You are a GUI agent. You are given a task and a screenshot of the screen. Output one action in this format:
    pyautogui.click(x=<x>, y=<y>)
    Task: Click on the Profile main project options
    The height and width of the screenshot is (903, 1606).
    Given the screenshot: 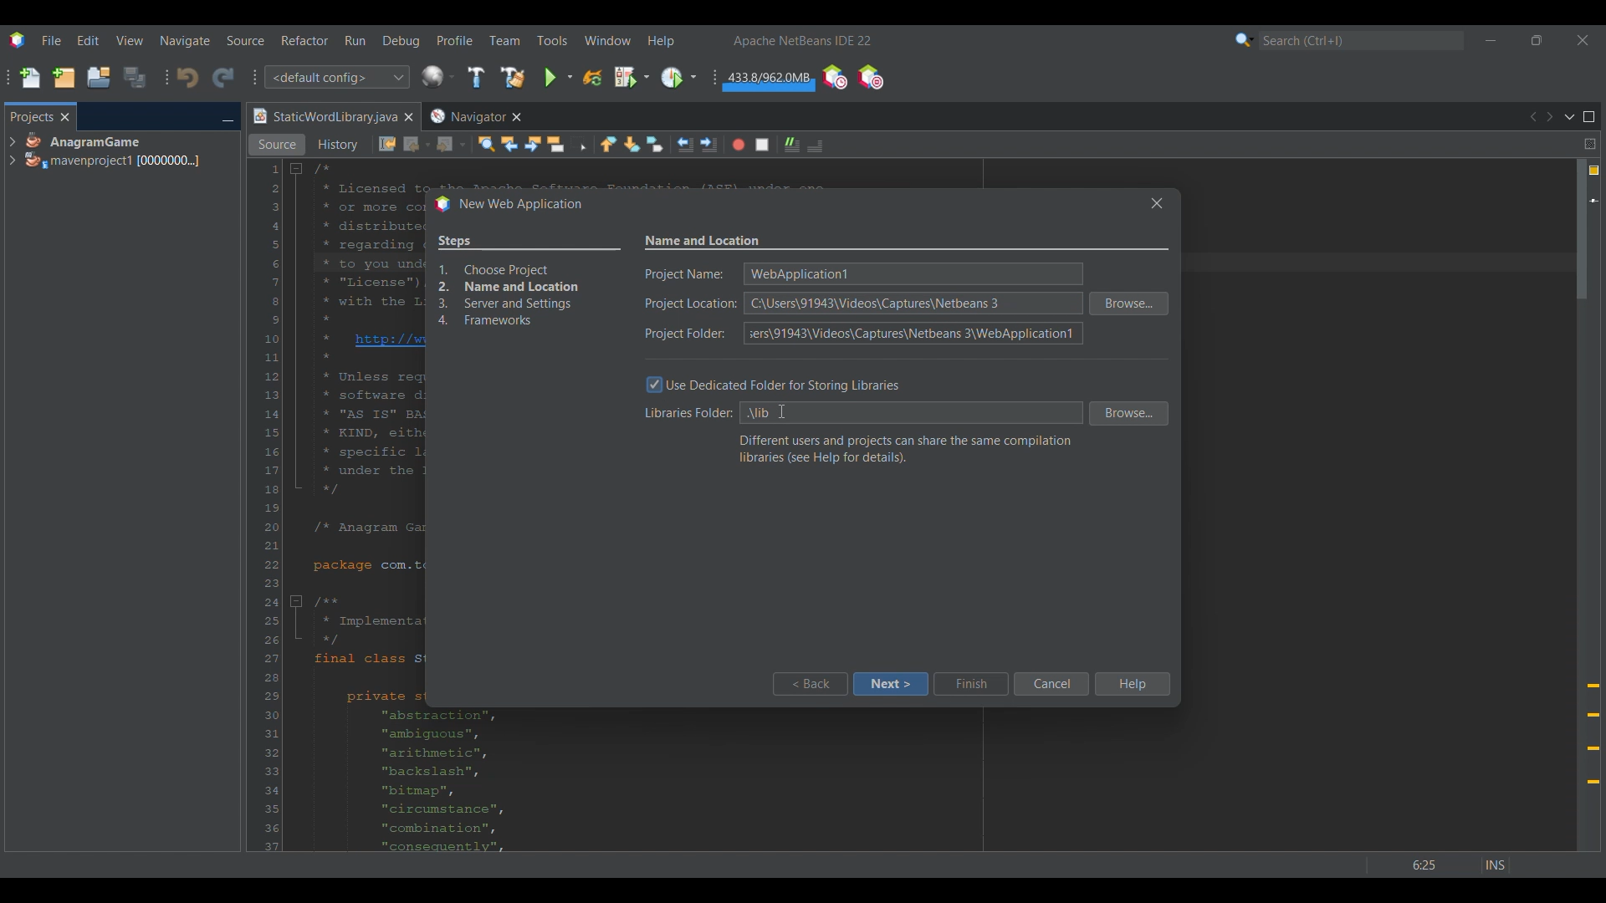 What is the action you would take?
    pyautogui.click(x=678, y=78)
    